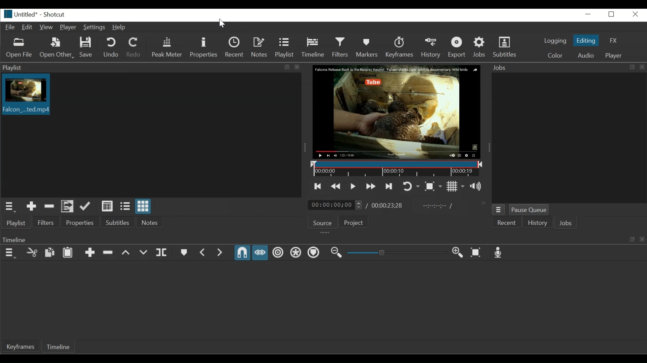 This screenshot has width=647, height=363. What do you see at coordinates (508, 48) in the screenshot?
I see `Subtitles` at bounding box center [508, 48].